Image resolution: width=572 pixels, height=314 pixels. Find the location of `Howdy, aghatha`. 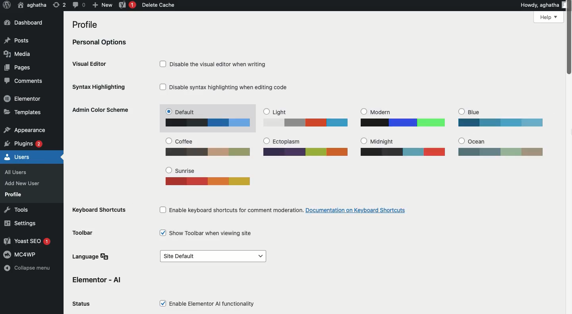

Howdy, aghatha is located at coordinates (539, 5).